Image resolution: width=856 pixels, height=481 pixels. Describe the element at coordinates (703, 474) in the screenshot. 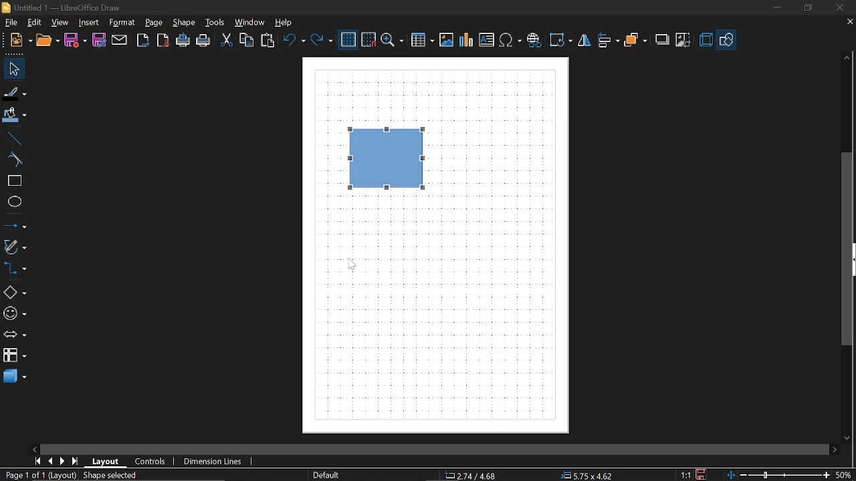

I see `Save` at that location.